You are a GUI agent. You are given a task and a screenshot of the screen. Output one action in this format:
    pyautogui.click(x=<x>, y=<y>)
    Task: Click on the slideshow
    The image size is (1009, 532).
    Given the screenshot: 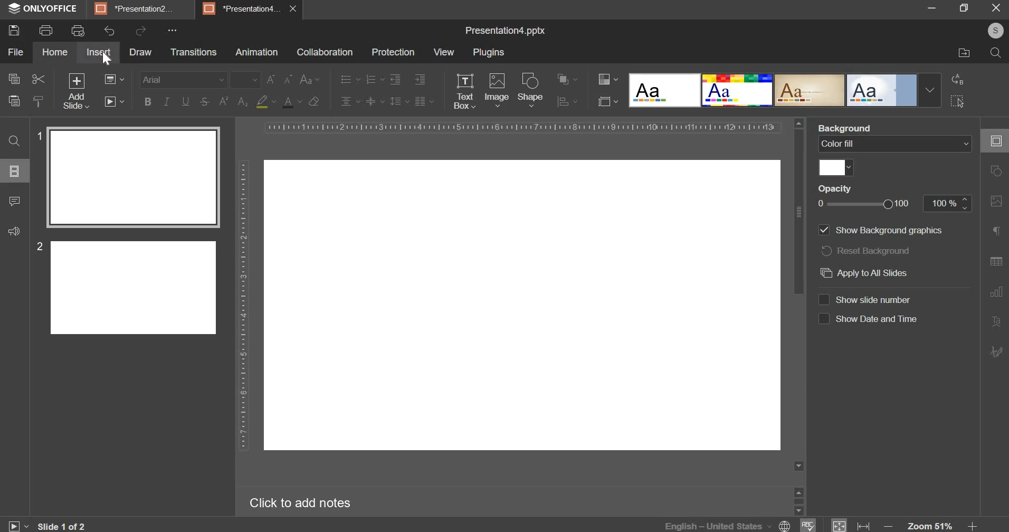 What is the action you would take?
    pyautogui.click(x=116, y=101)
    